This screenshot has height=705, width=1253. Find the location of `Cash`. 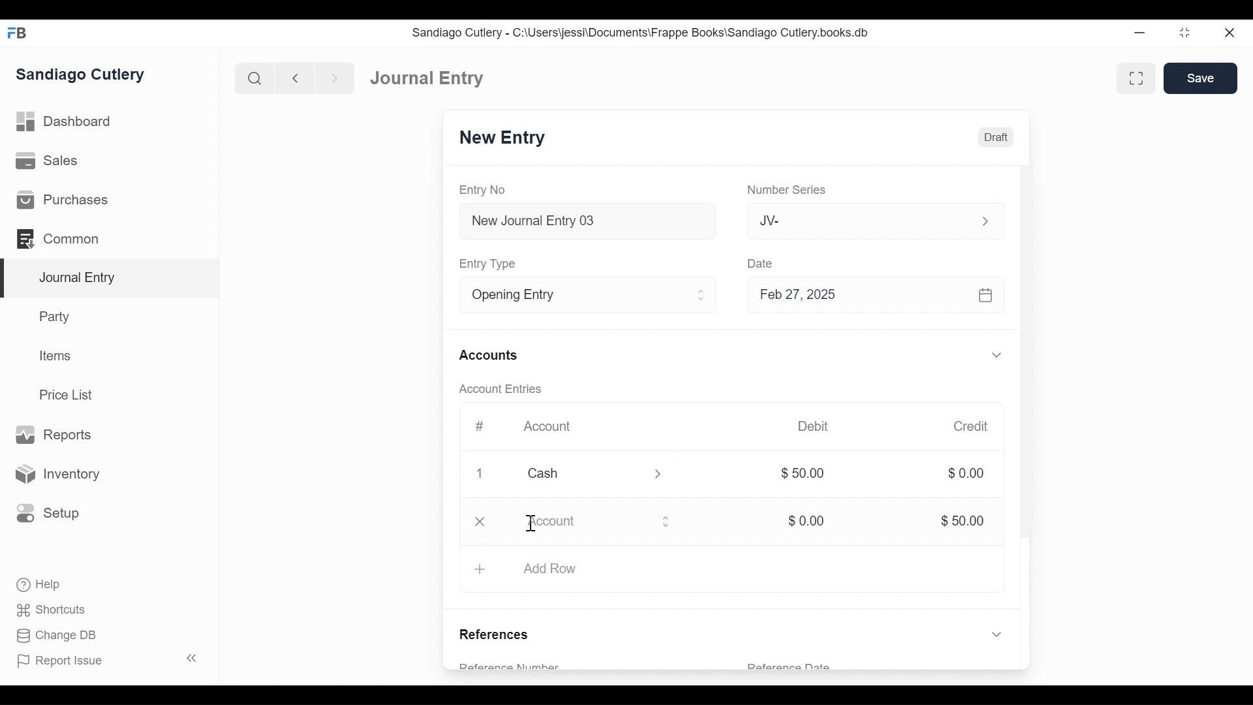

Cash is located at coordinates (580, 473).